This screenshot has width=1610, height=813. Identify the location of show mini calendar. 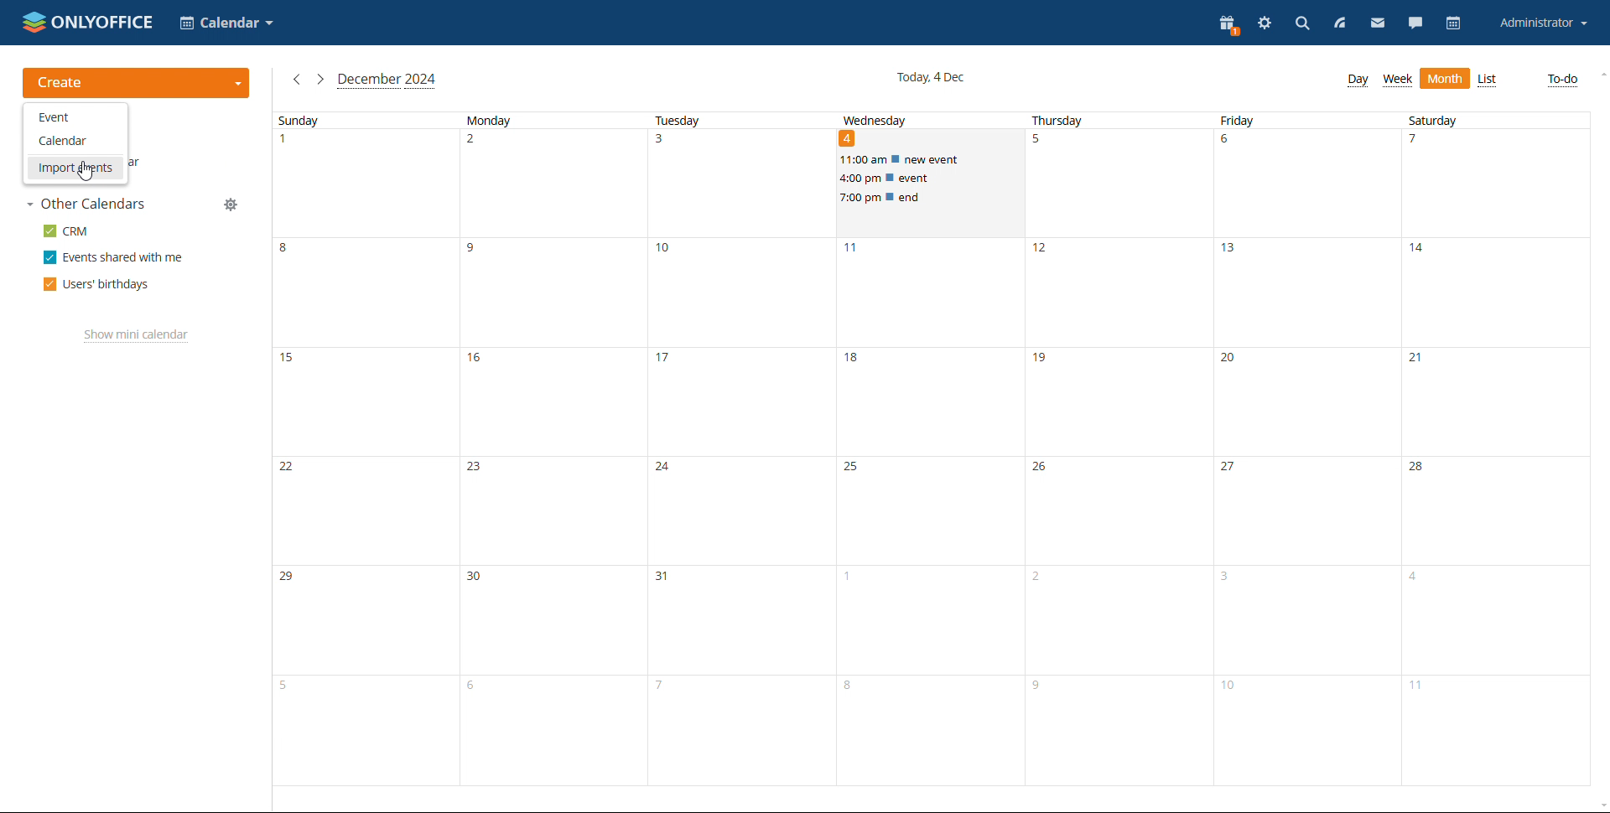
(135, 335).